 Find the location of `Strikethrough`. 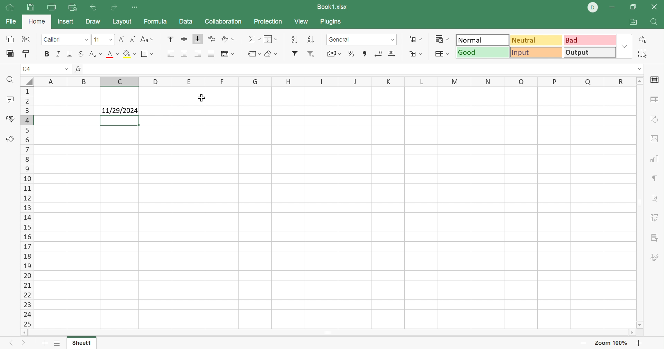

Strikethrough is located at coordinates (81, 54).